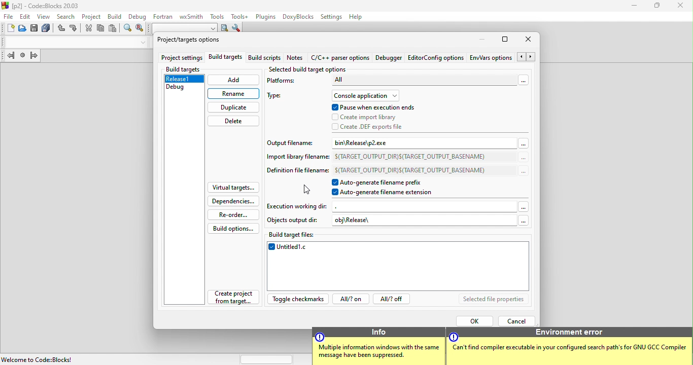 This screenshot has width=693, height=365. Describe the element at coordinates (341, 58) in the screenshot. I see `c\c++ parser option` at that location.